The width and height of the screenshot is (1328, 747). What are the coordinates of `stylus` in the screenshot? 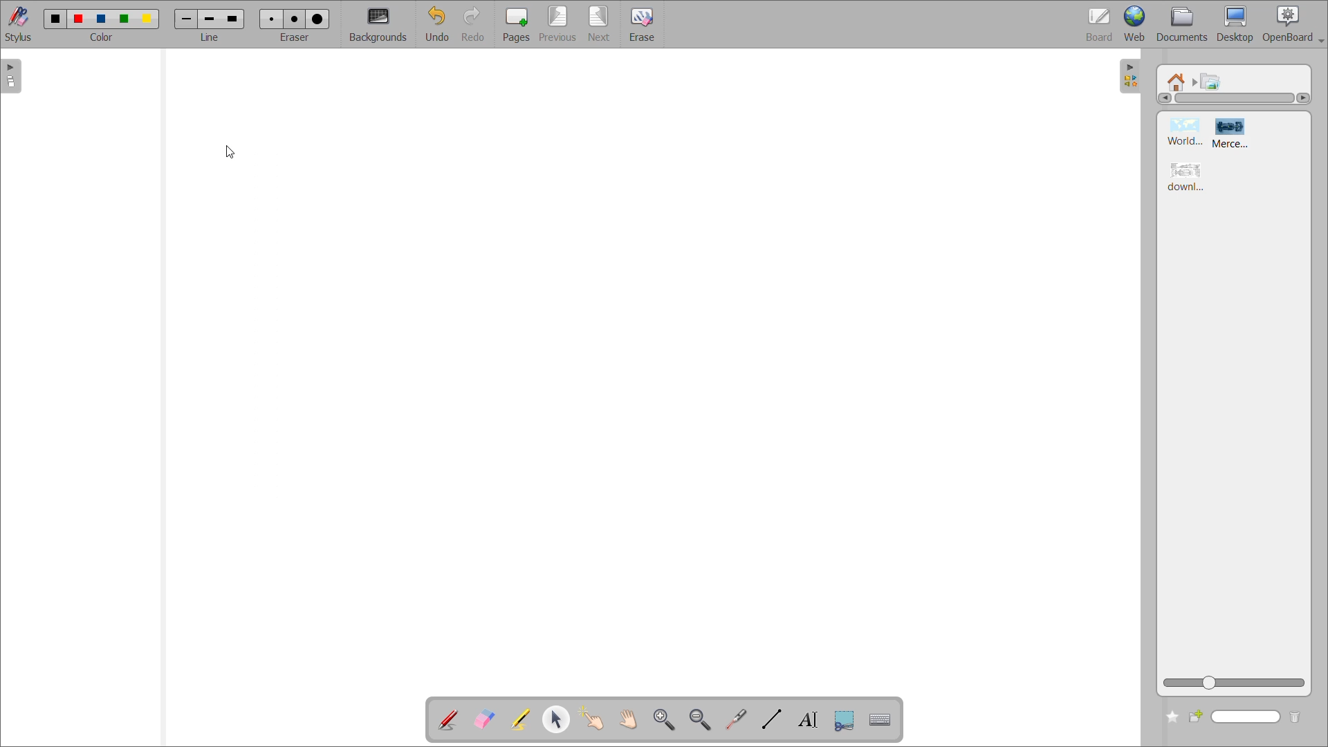 It's located at (17, 25).